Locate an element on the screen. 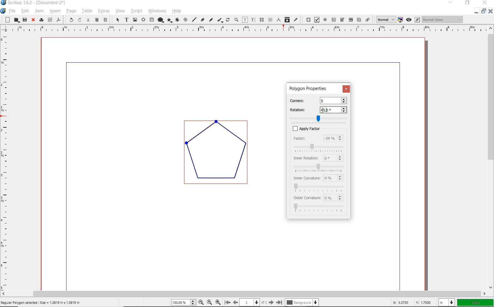 This screenshot has height=307, width=494. unlink text frames is located at coordinates (270, 19).